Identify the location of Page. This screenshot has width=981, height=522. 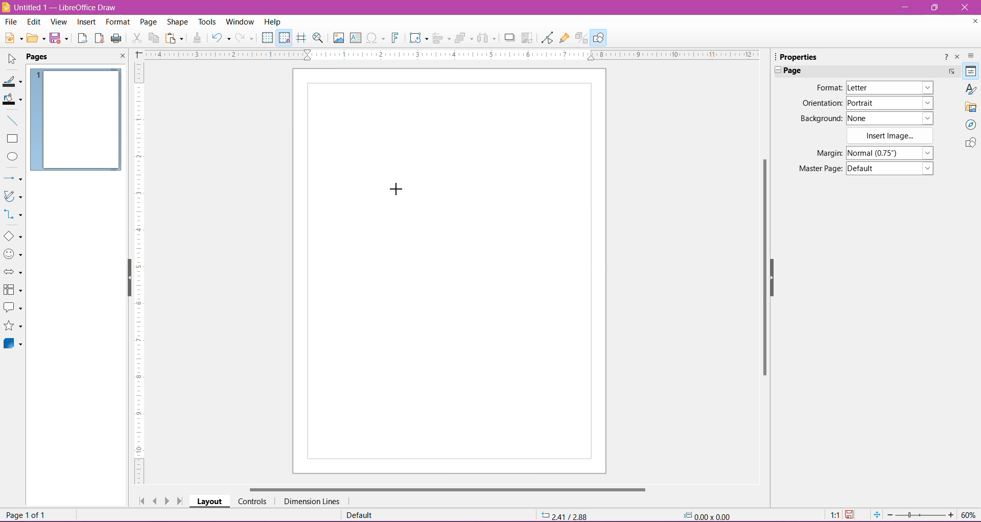
(148, 23).